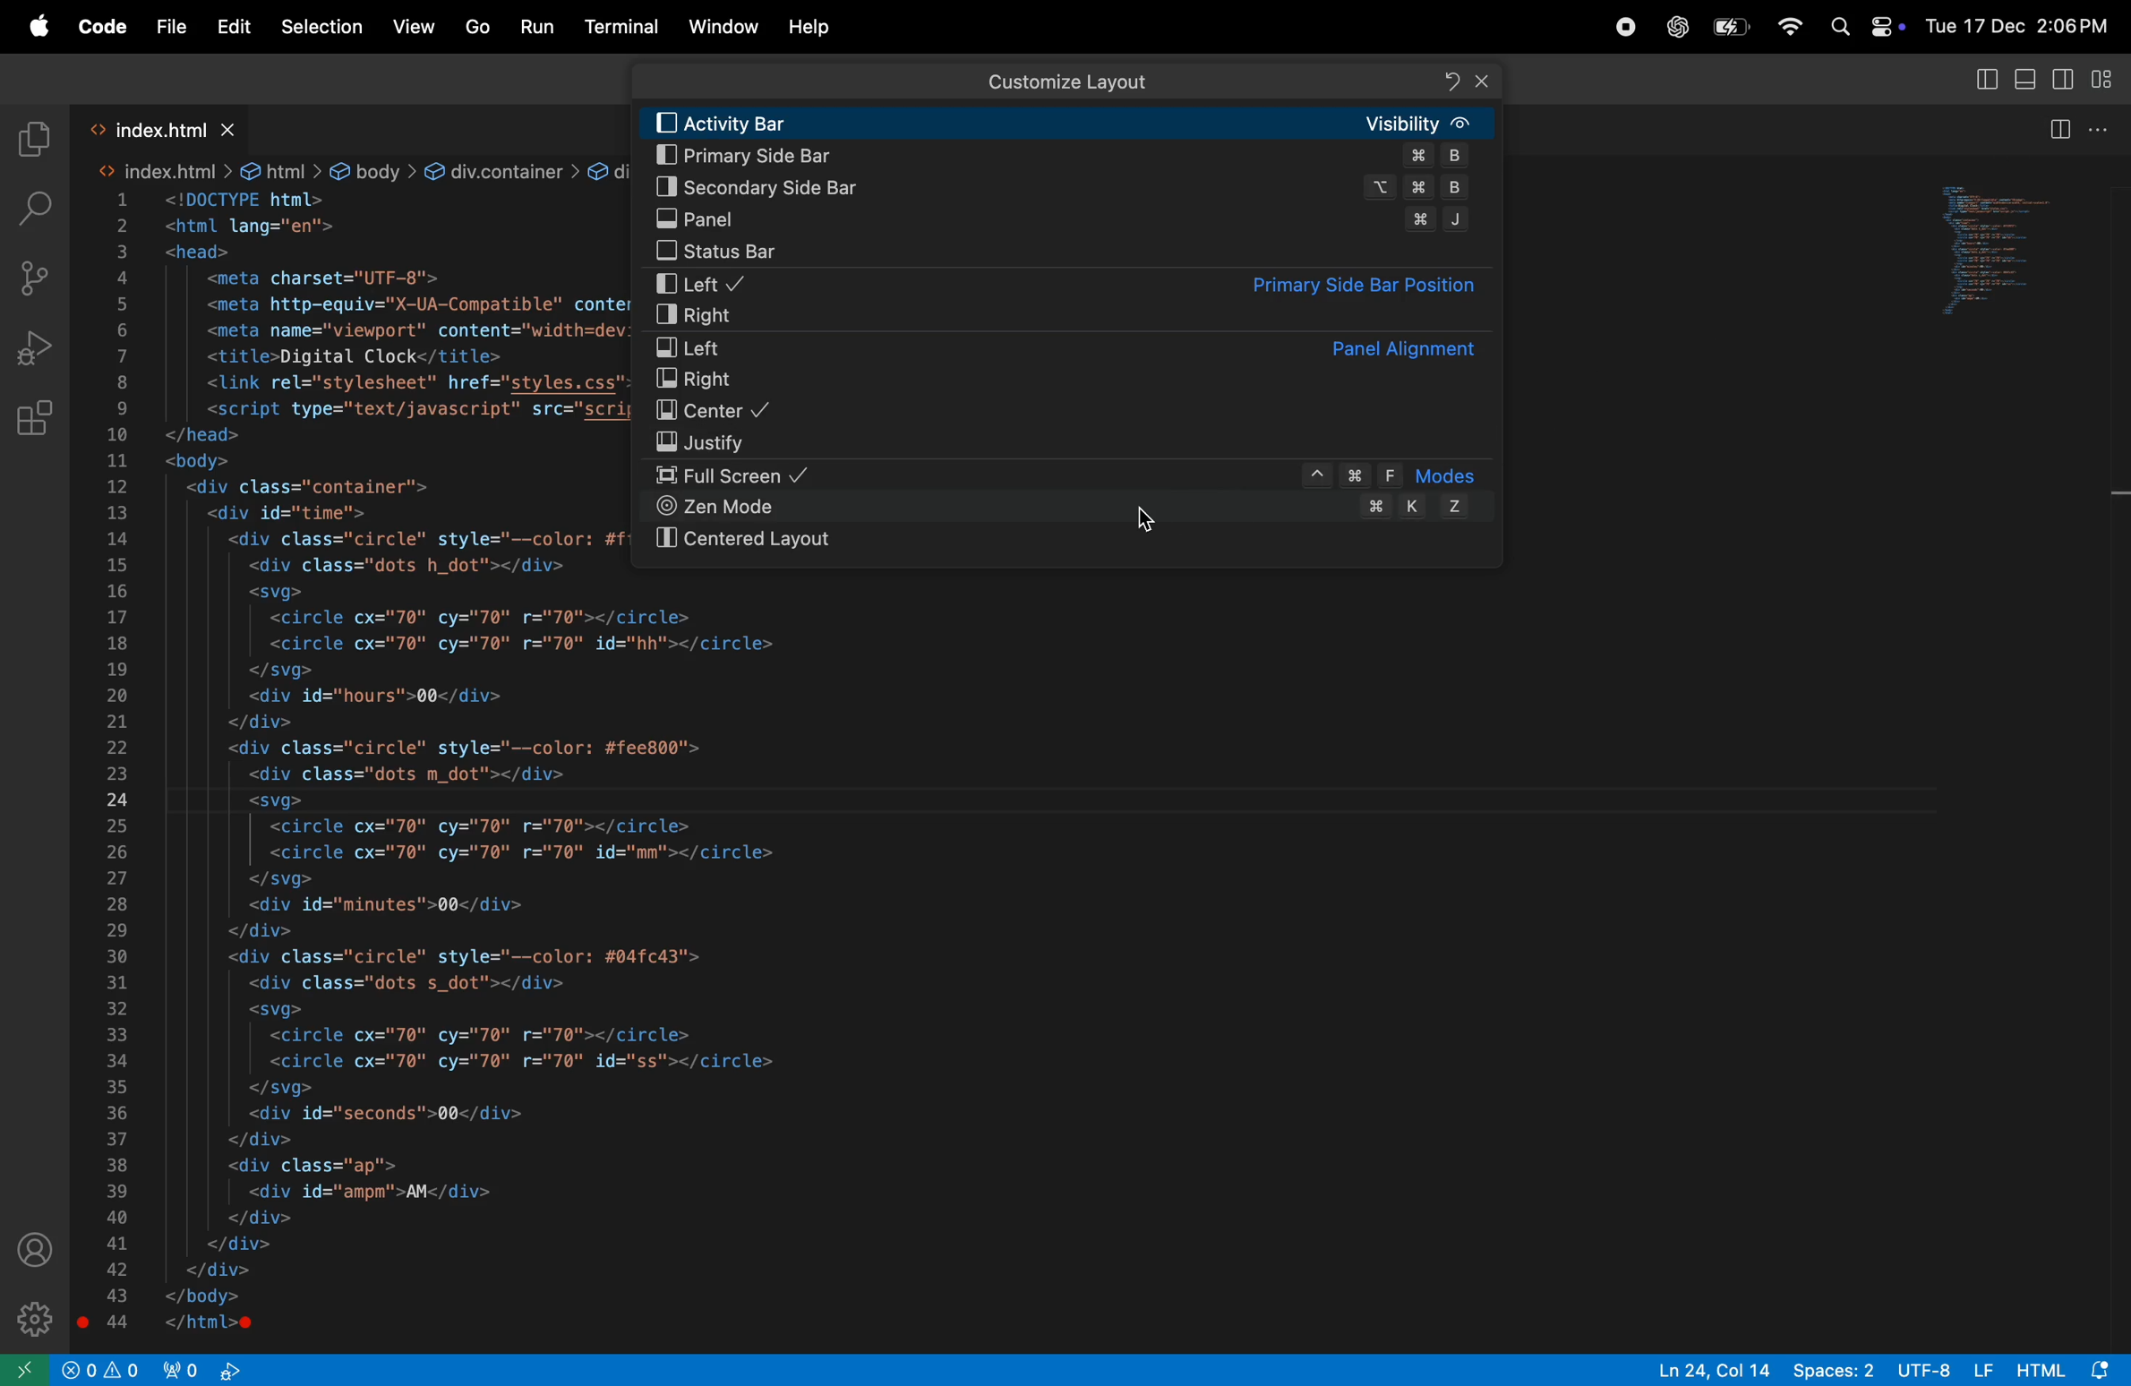 This screenshot has height=1386, width=2131. What do you see at coordinates (2058, 130) in the screenshot?
I see `toggle editor` at bounding box center [2058, 130].